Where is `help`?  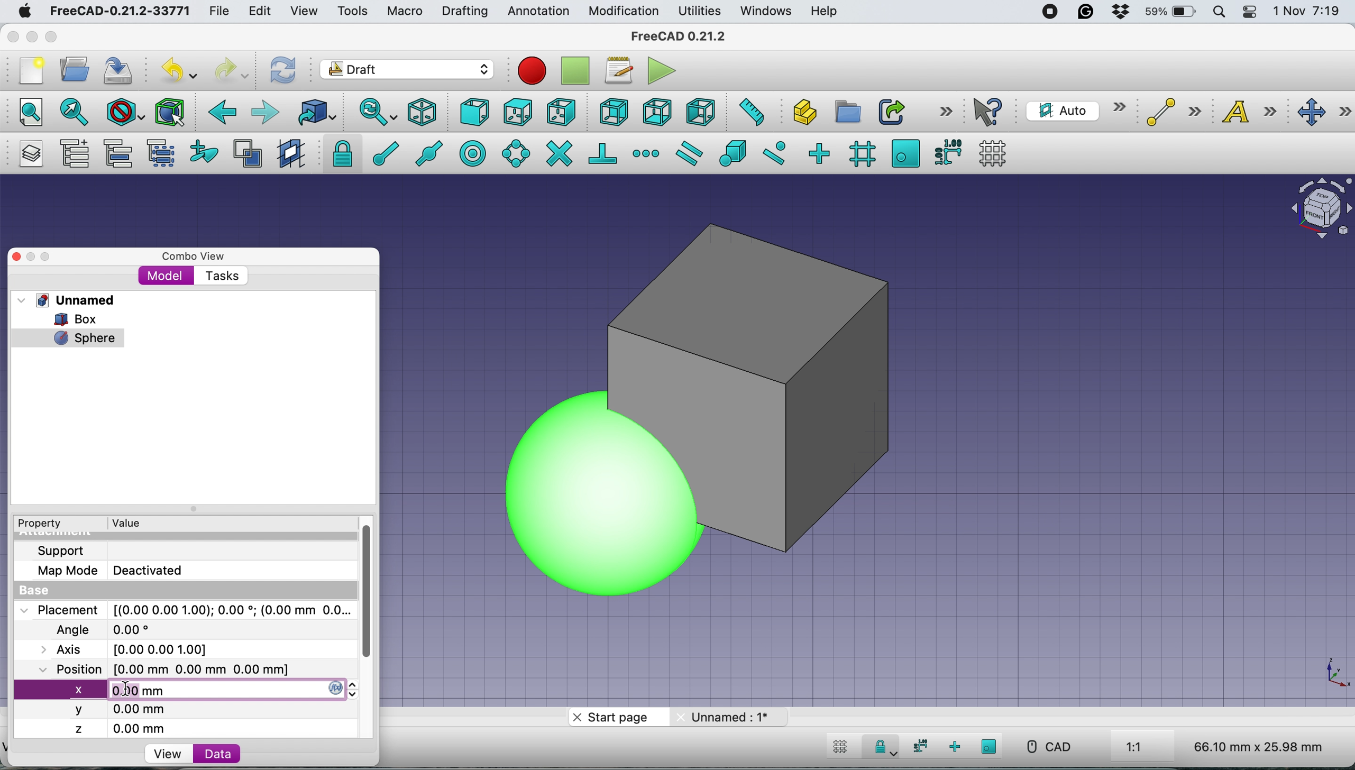 help is located at coordinates (825, 12).